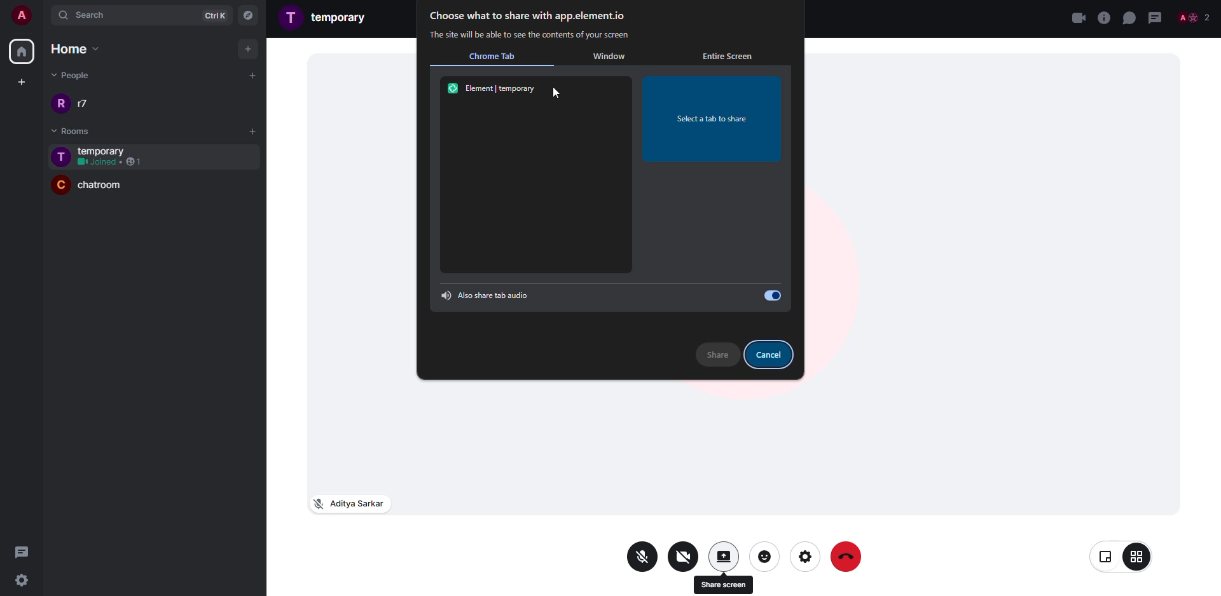 Image resolution: width=1221 pixels, height=596 pixels. What do you see at coordinates (348, 503) in the screenshot?
I see `mic off` at bounding box center [348, 503].